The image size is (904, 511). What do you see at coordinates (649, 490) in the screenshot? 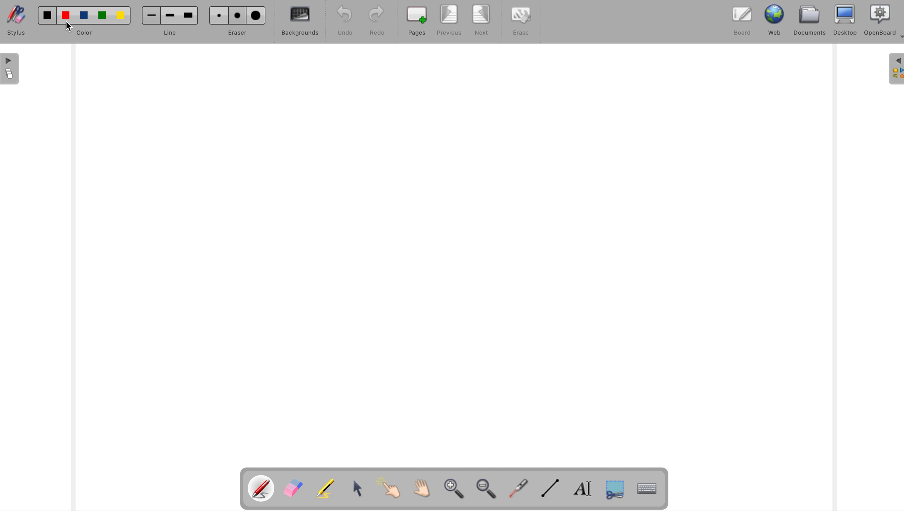
I see `display keyboard` at bounding box center [649, 490].